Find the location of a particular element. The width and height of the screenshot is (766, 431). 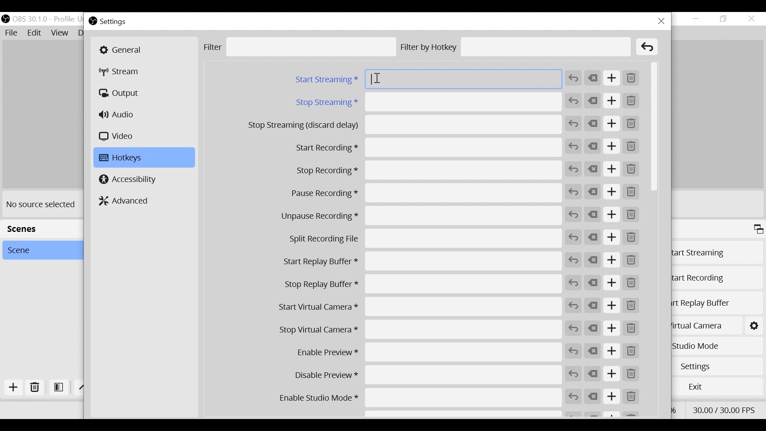

Revert is located at coordinates (574, 374).